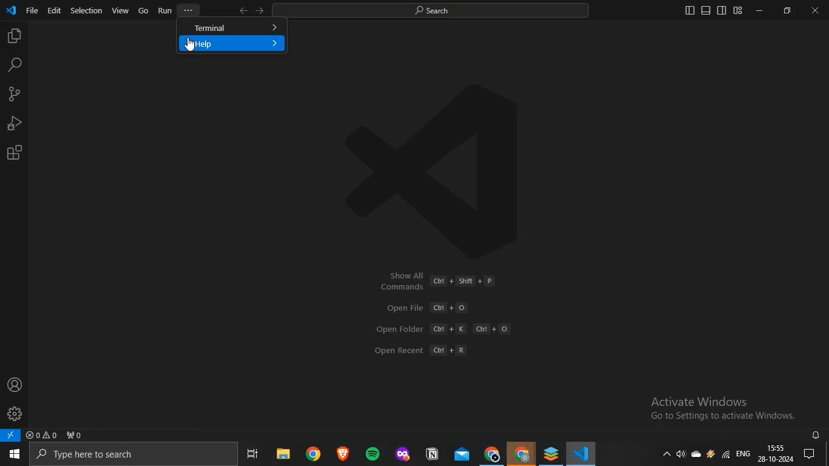 This screenshot has width=829, height=466. Describe the element at coordinates (743, 453) in the screenshot. I see `english` at that location.